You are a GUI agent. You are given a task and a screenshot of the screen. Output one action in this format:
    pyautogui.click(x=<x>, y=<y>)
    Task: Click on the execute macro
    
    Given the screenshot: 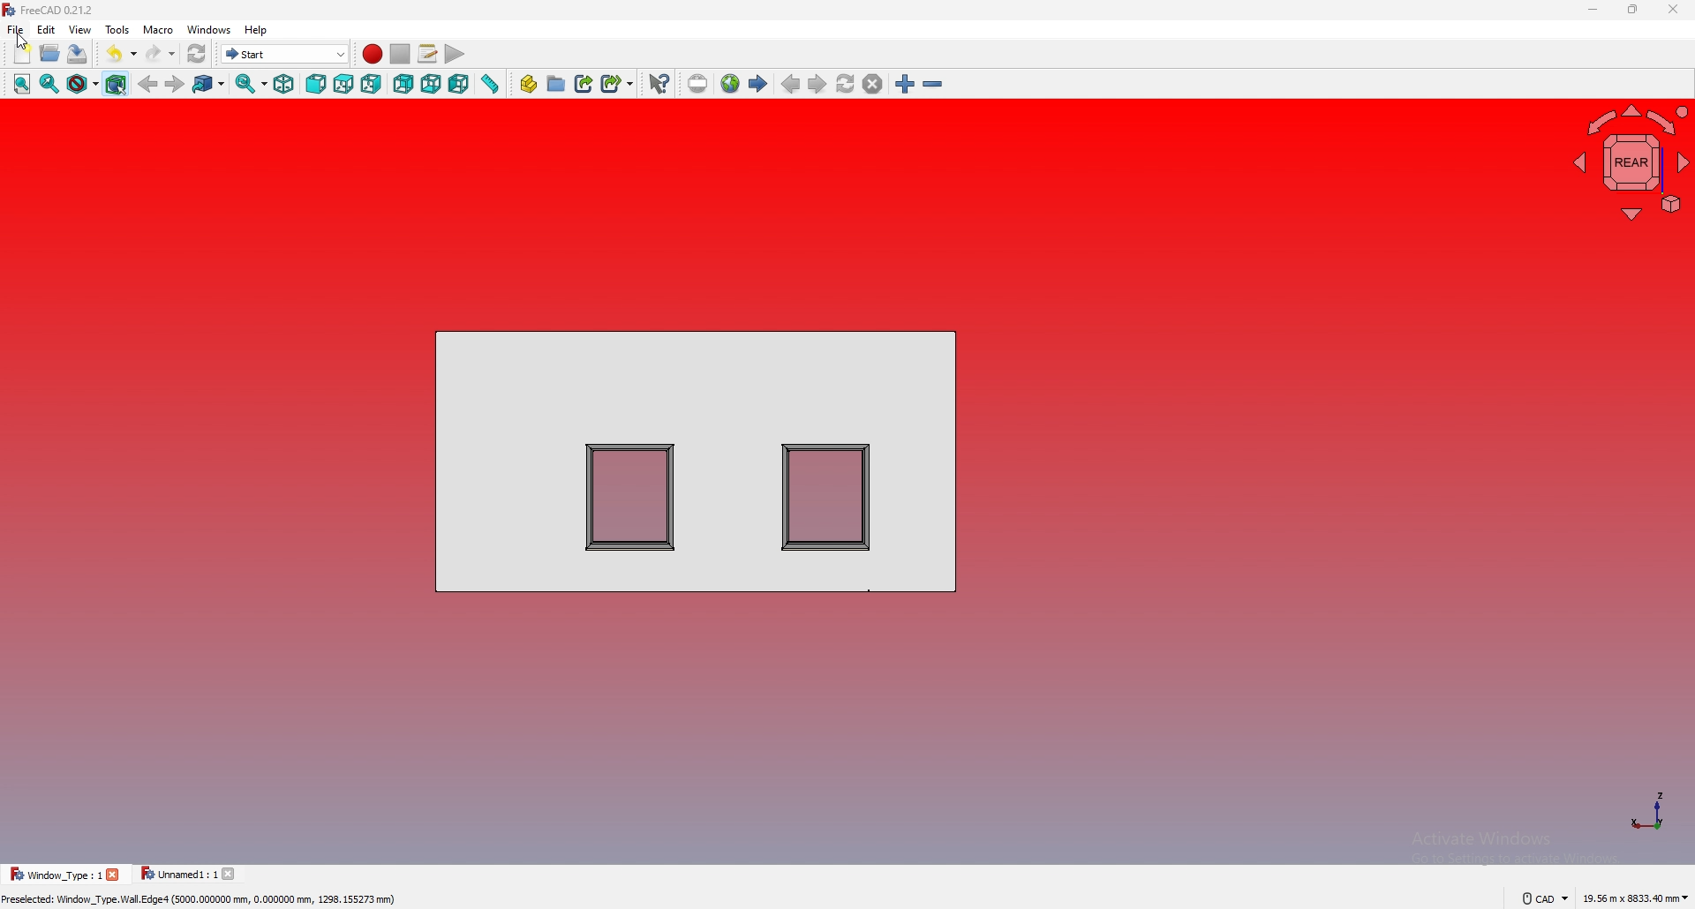 What is the action you would take?
    pyautogui.click(x=456, y=55)
    